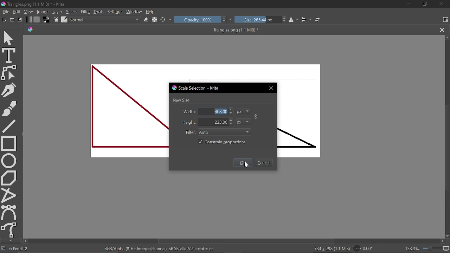 The image size is (450, 253). Describe the element at coordinates (151, 12) in the screenshot. I see `Help` at that location.